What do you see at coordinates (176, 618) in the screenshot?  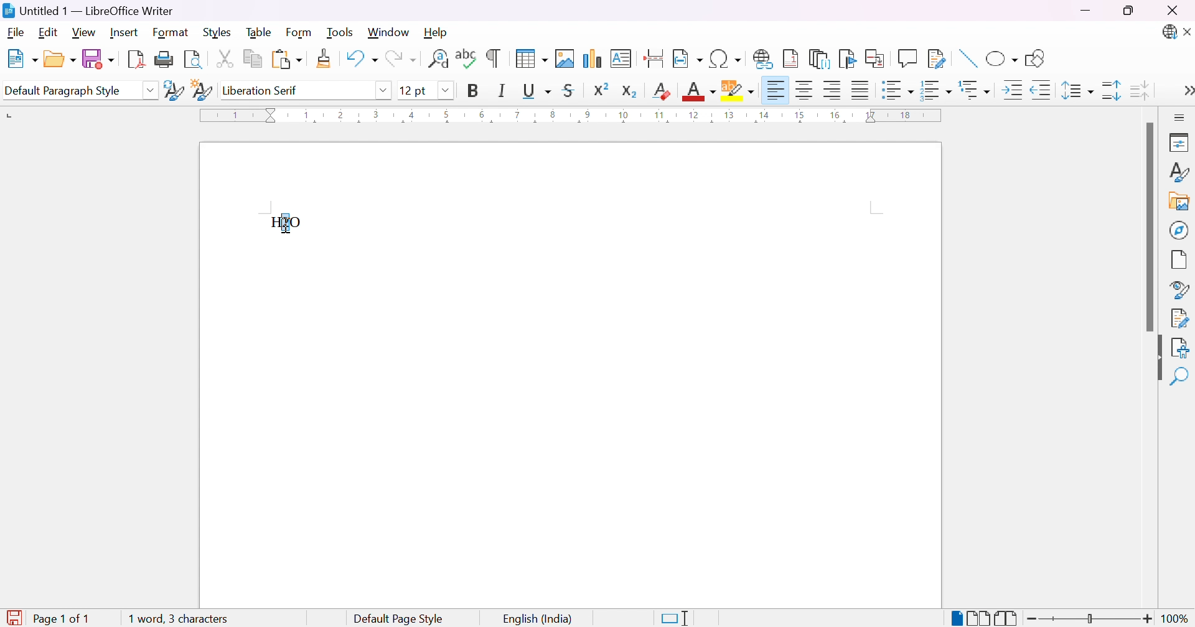 I see `1 word, 3 characters` at bounding box center [176, 618].